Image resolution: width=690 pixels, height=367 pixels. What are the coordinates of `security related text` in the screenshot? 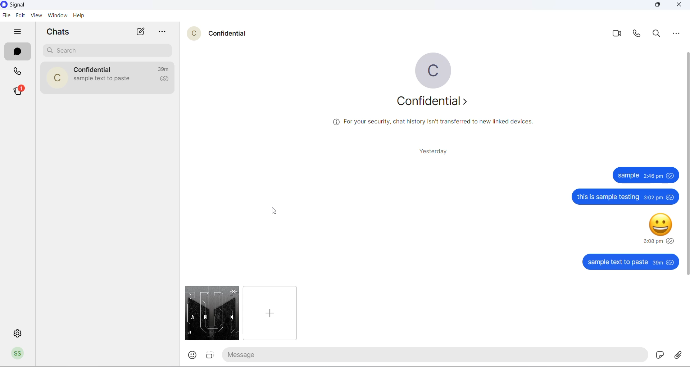 It's located at (435, 126).